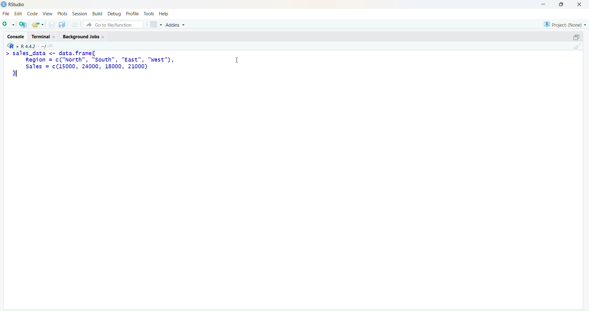 This screenshot has width=589, height=311. Describe the element at coordinates (51, 26) in the screenshot. I see `save` at that location.